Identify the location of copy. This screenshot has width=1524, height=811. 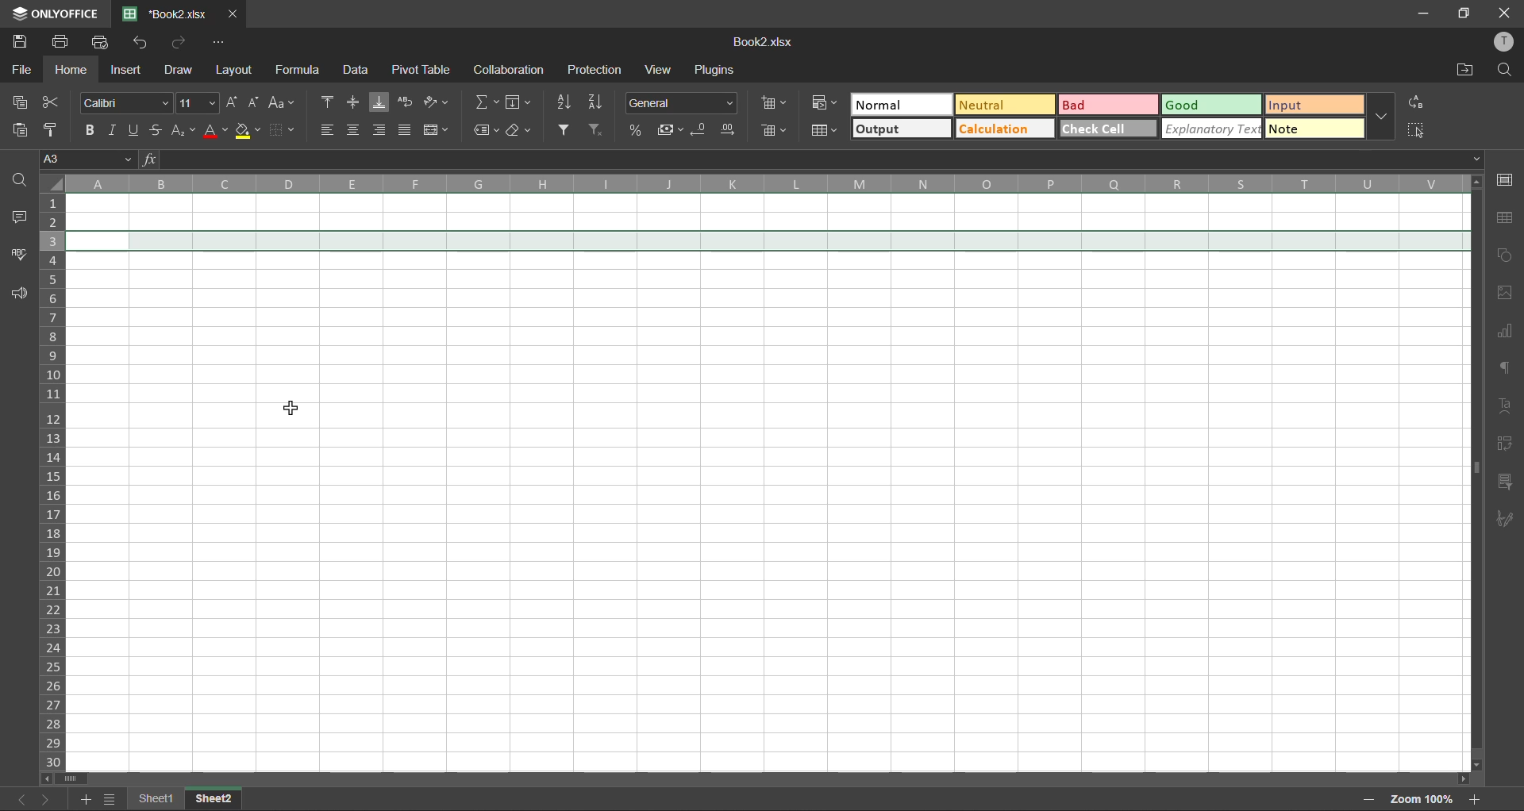
(17, 102).